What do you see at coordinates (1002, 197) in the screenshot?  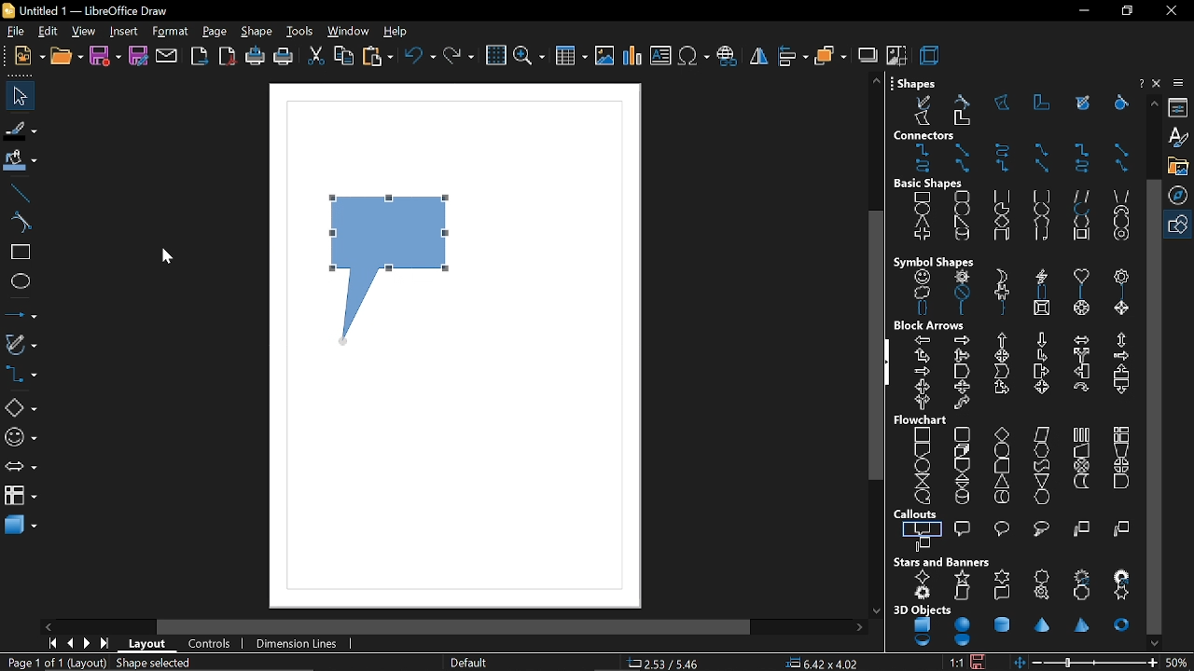 I see `square` at bounding box center [1002, 197].